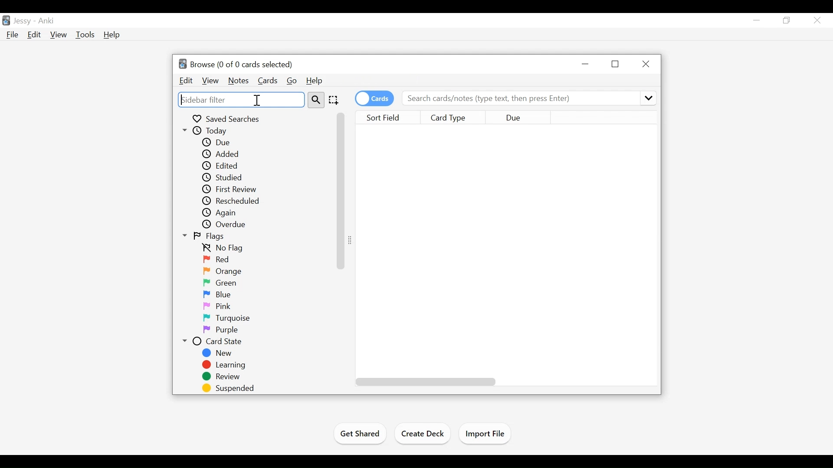 This screenshot has height=468, width=833. What do you see at coordinates (218, 353) in the screenshot?
I see `New` at bounding box center [218, 353].